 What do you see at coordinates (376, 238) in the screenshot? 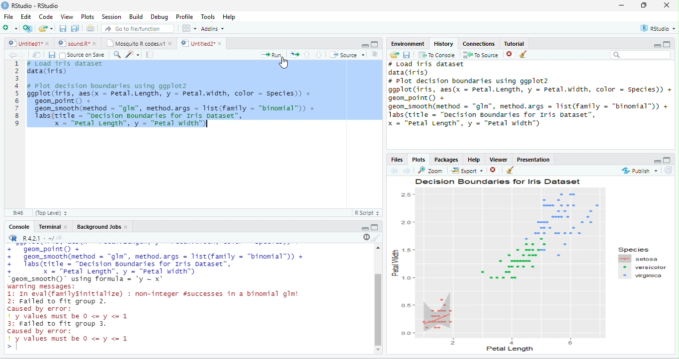
I see `clear` at bounding box center [376, 238].